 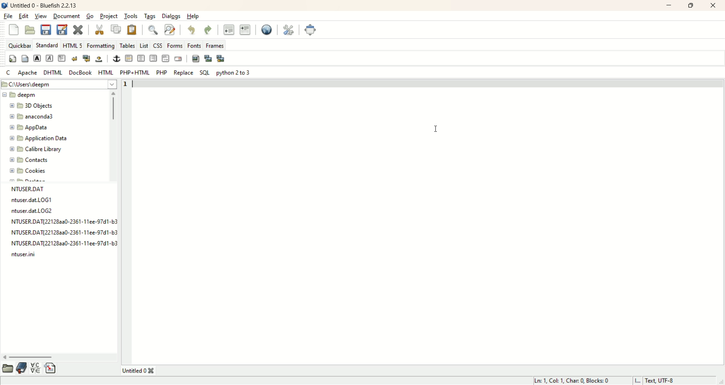 I want to click on PHP+HTML, so click(x=135, y=72).